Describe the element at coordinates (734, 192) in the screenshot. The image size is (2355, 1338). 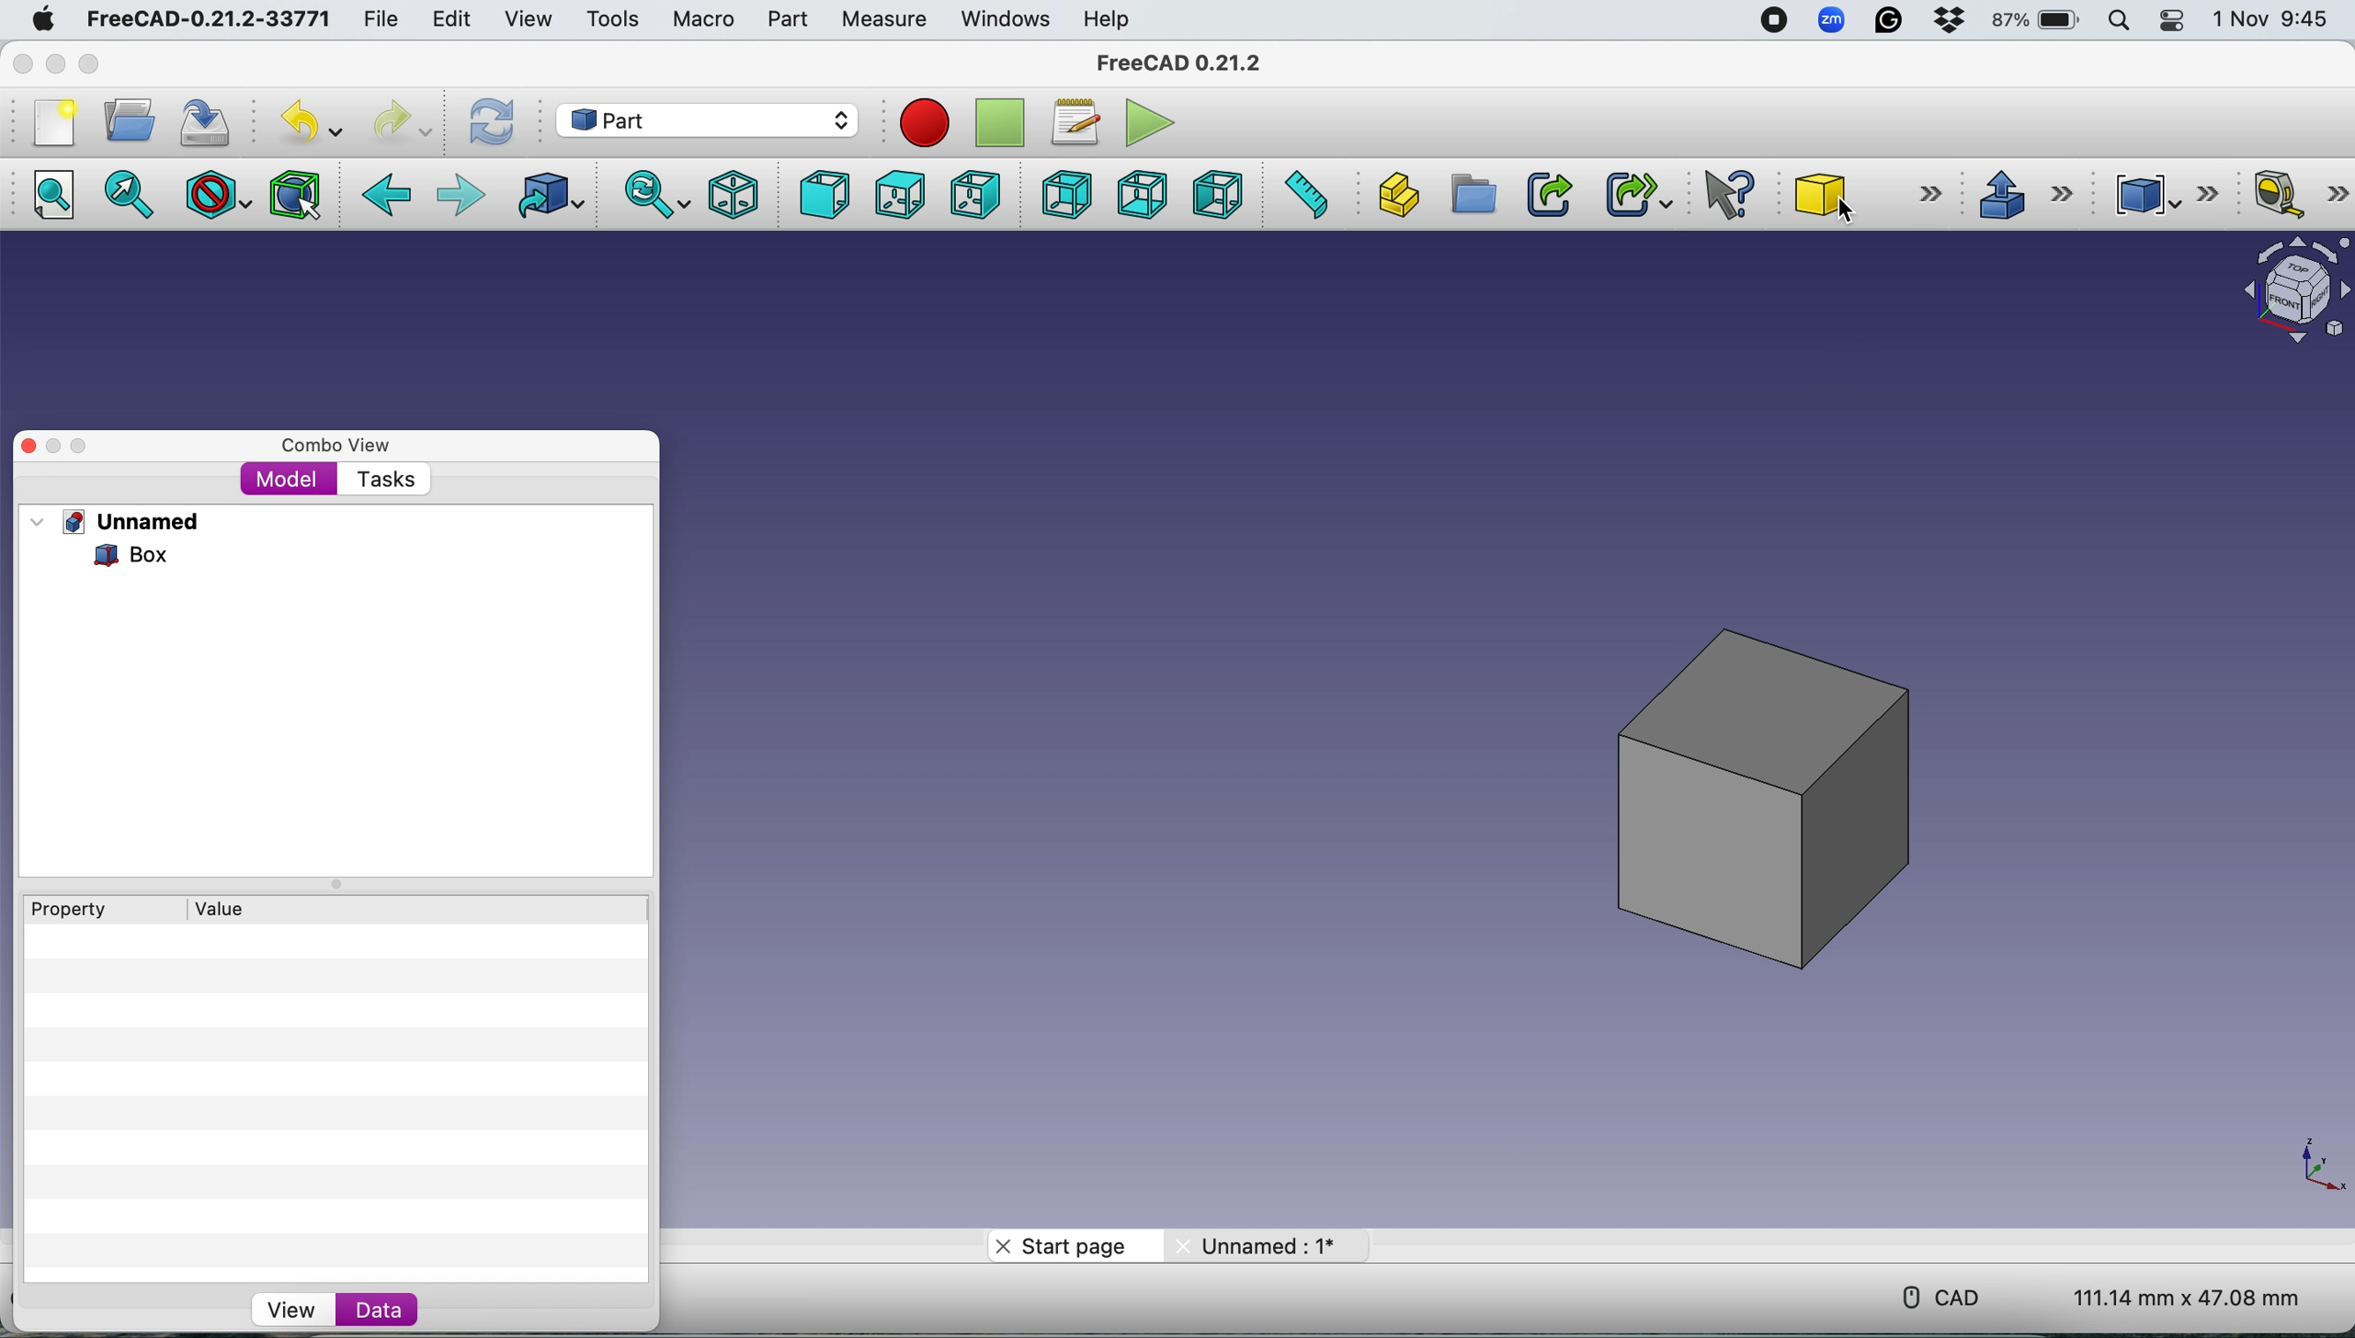
I see `Isometric` at that location.